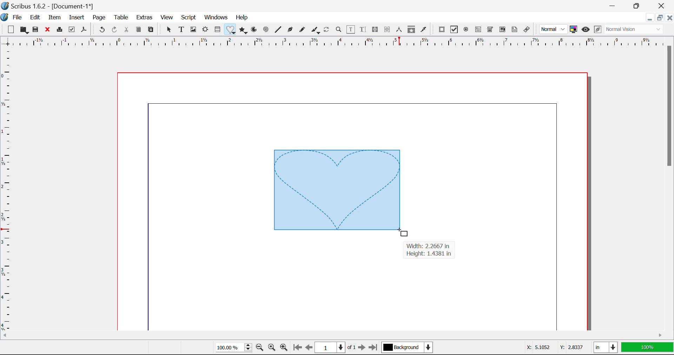 The image size is (674, 355). Describe the element at coordinates (231, 30) in the screenshot. I see `Insert Special Shapes` at that location.